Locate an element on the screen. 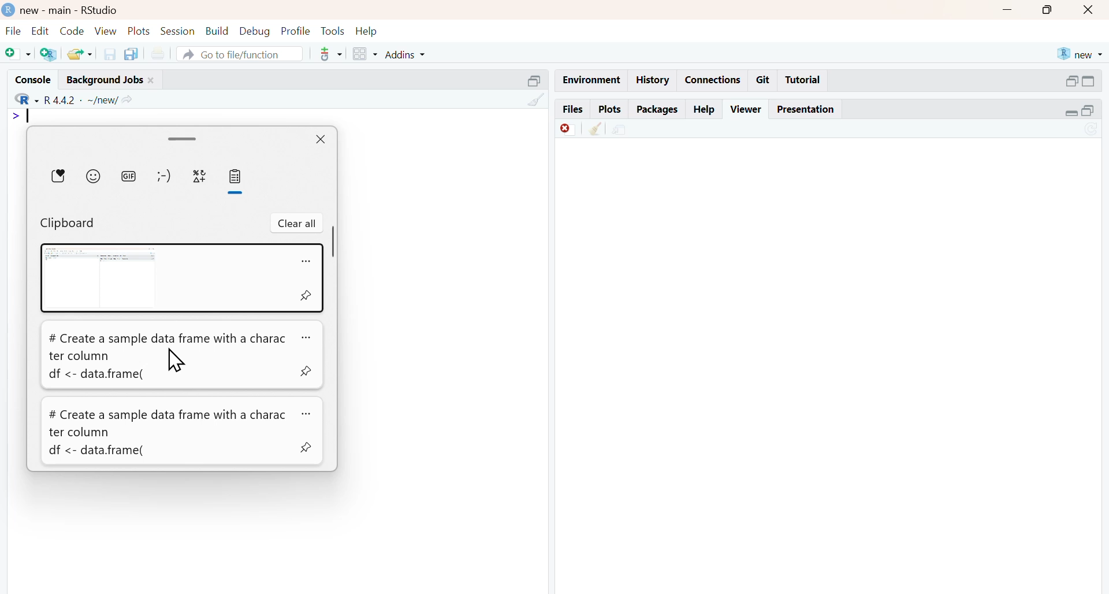 The width and height of the screenshot is (1109, 594). print is located at coordinates (158, 55).